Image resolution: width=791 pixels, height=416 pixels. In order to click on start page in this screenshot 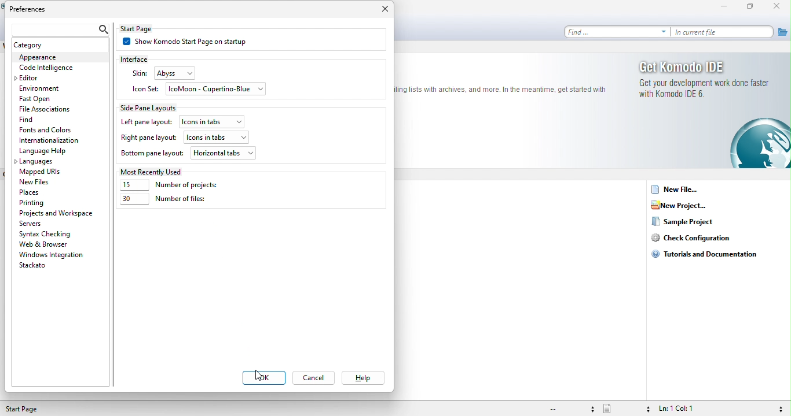, I will do `click(28, 409)`.